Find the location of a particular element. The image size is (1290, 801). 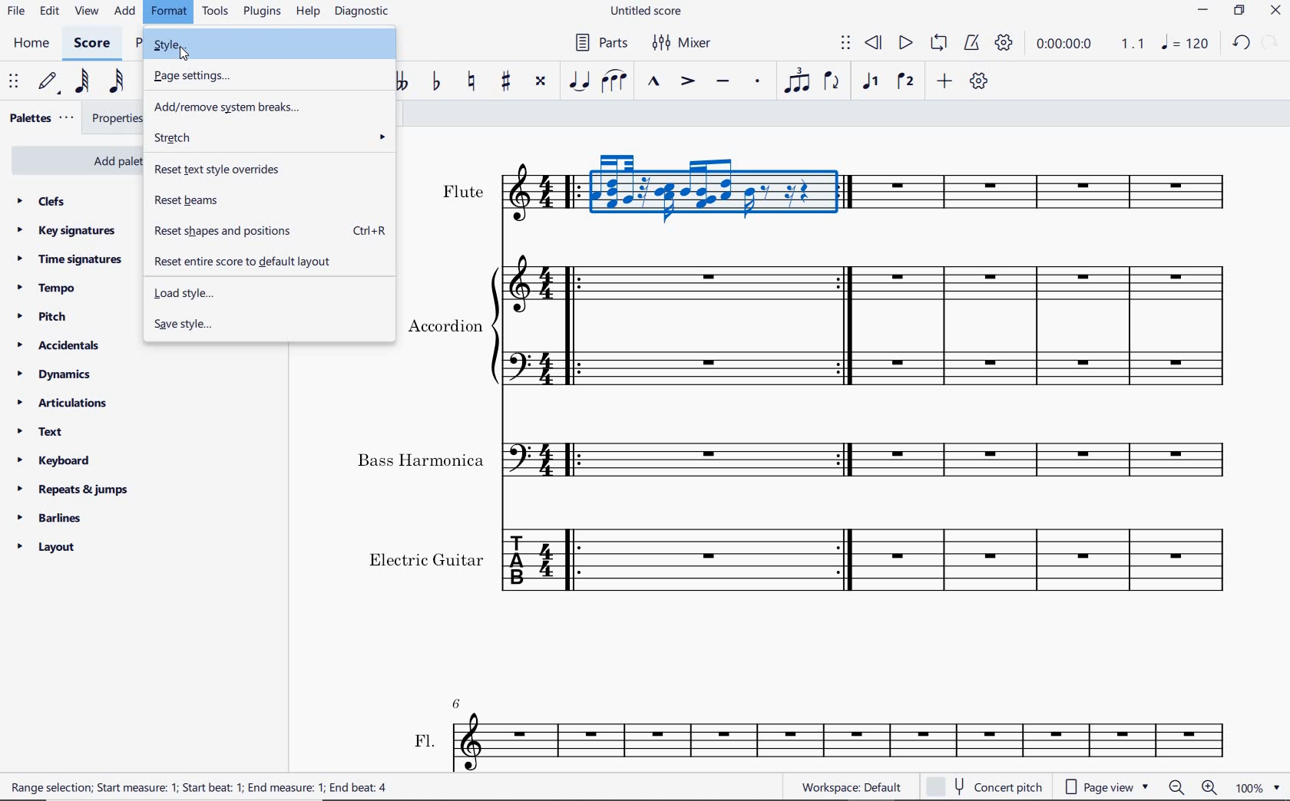

32nd note is located at coordinates (116, 84).